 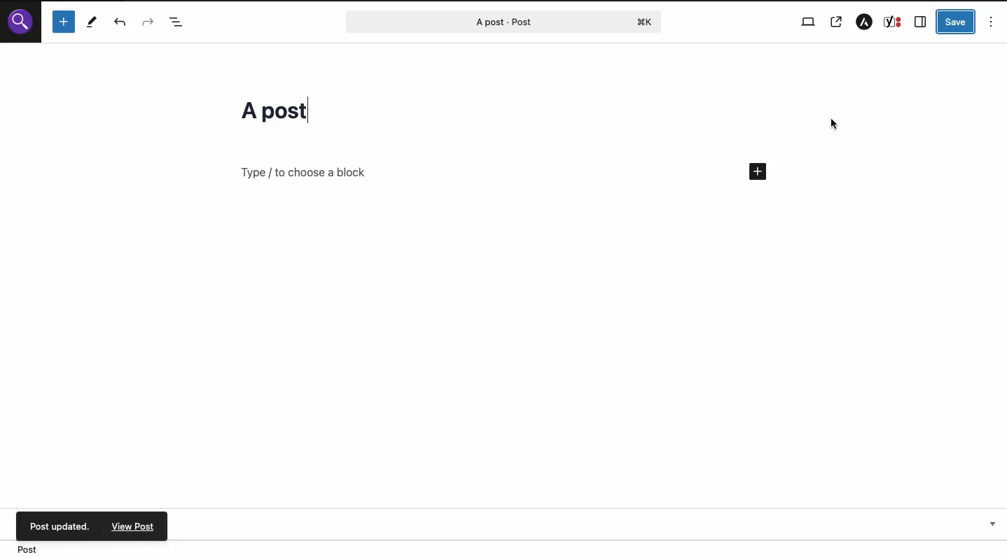 I want to click on View post, so click(x=838, y=22).